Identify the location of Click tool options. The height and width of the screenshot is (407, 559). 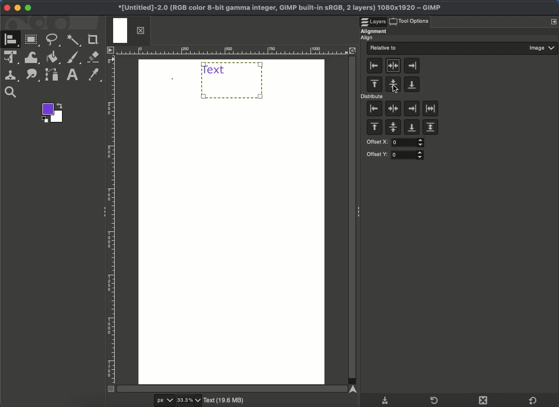
(416, 21).